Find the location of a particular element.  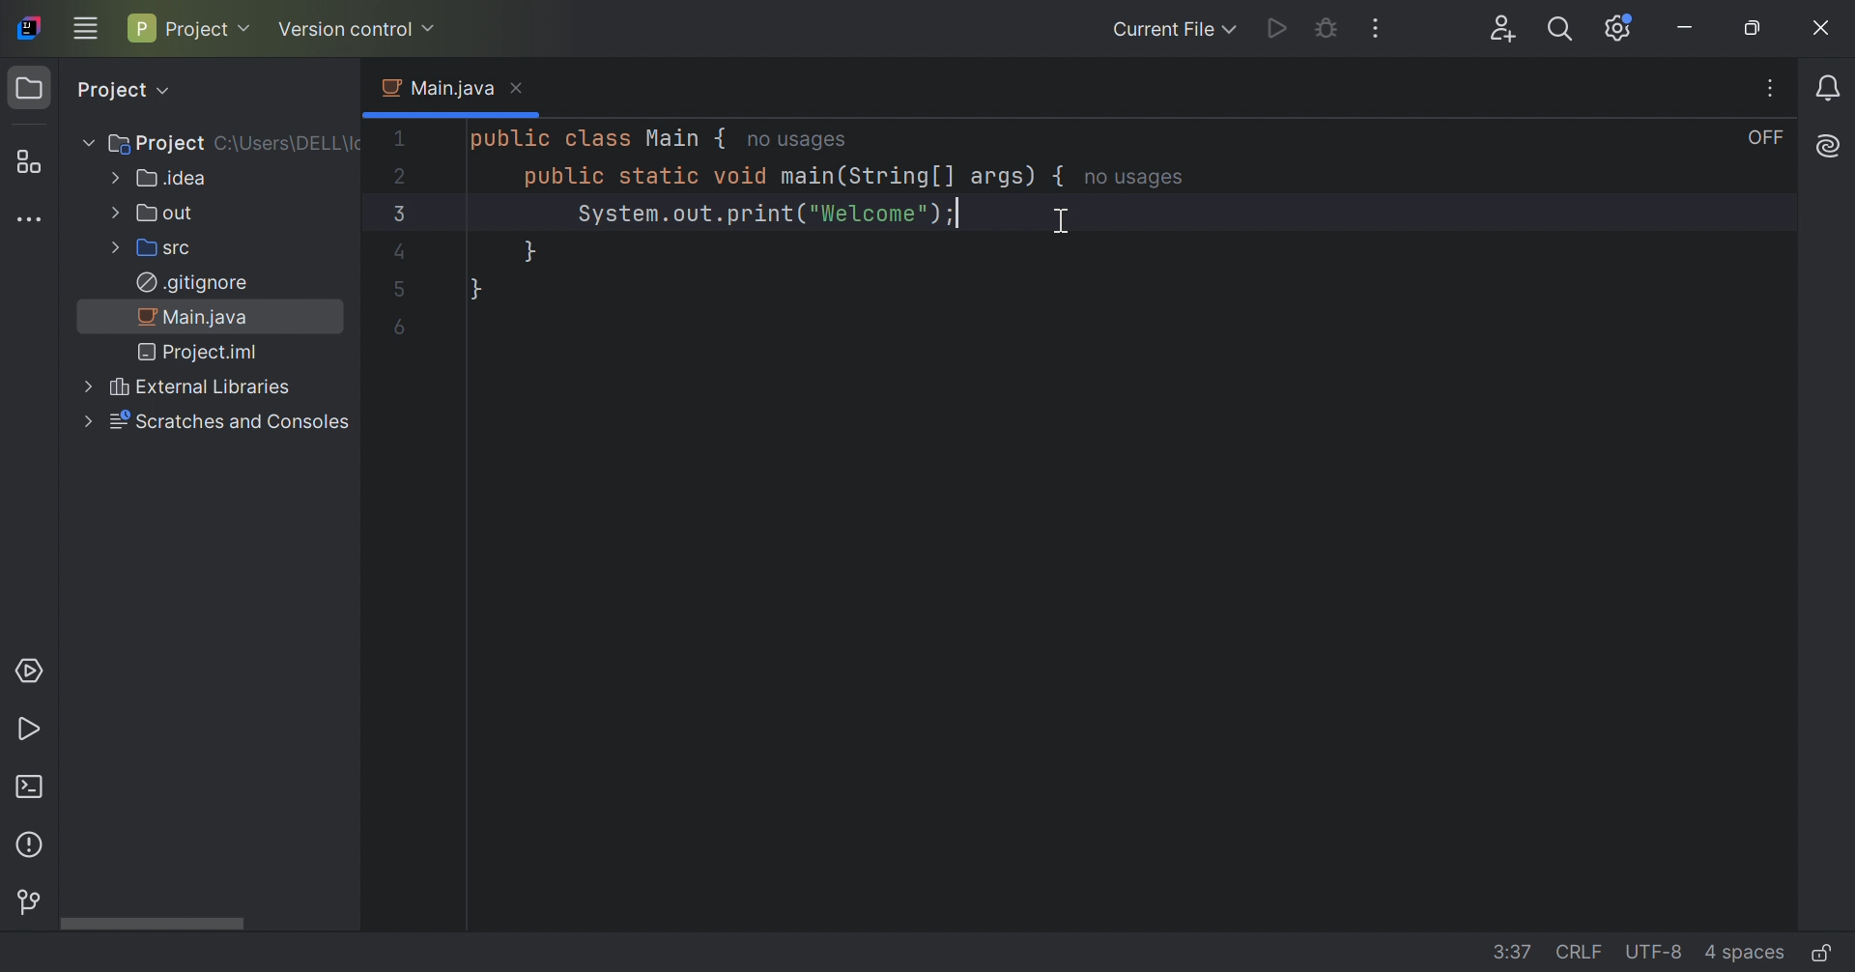

Updates available. IDE and Project Settings. is located at coordinates (1617, 31).